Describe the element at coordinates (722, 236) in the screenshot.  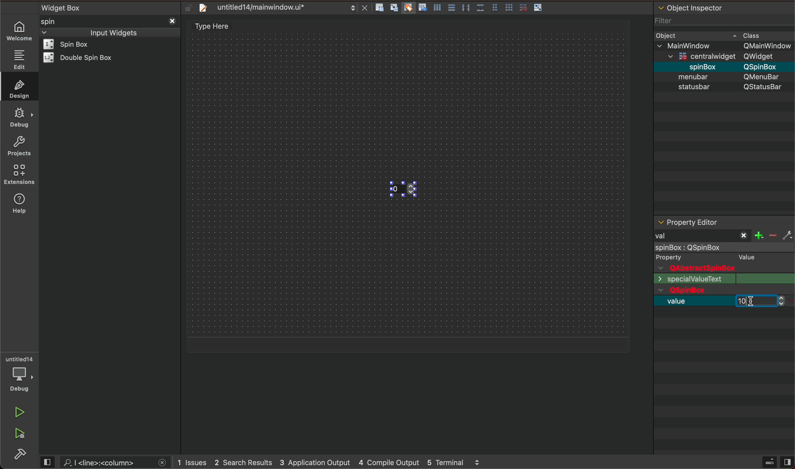
I see `val filter` at that location.